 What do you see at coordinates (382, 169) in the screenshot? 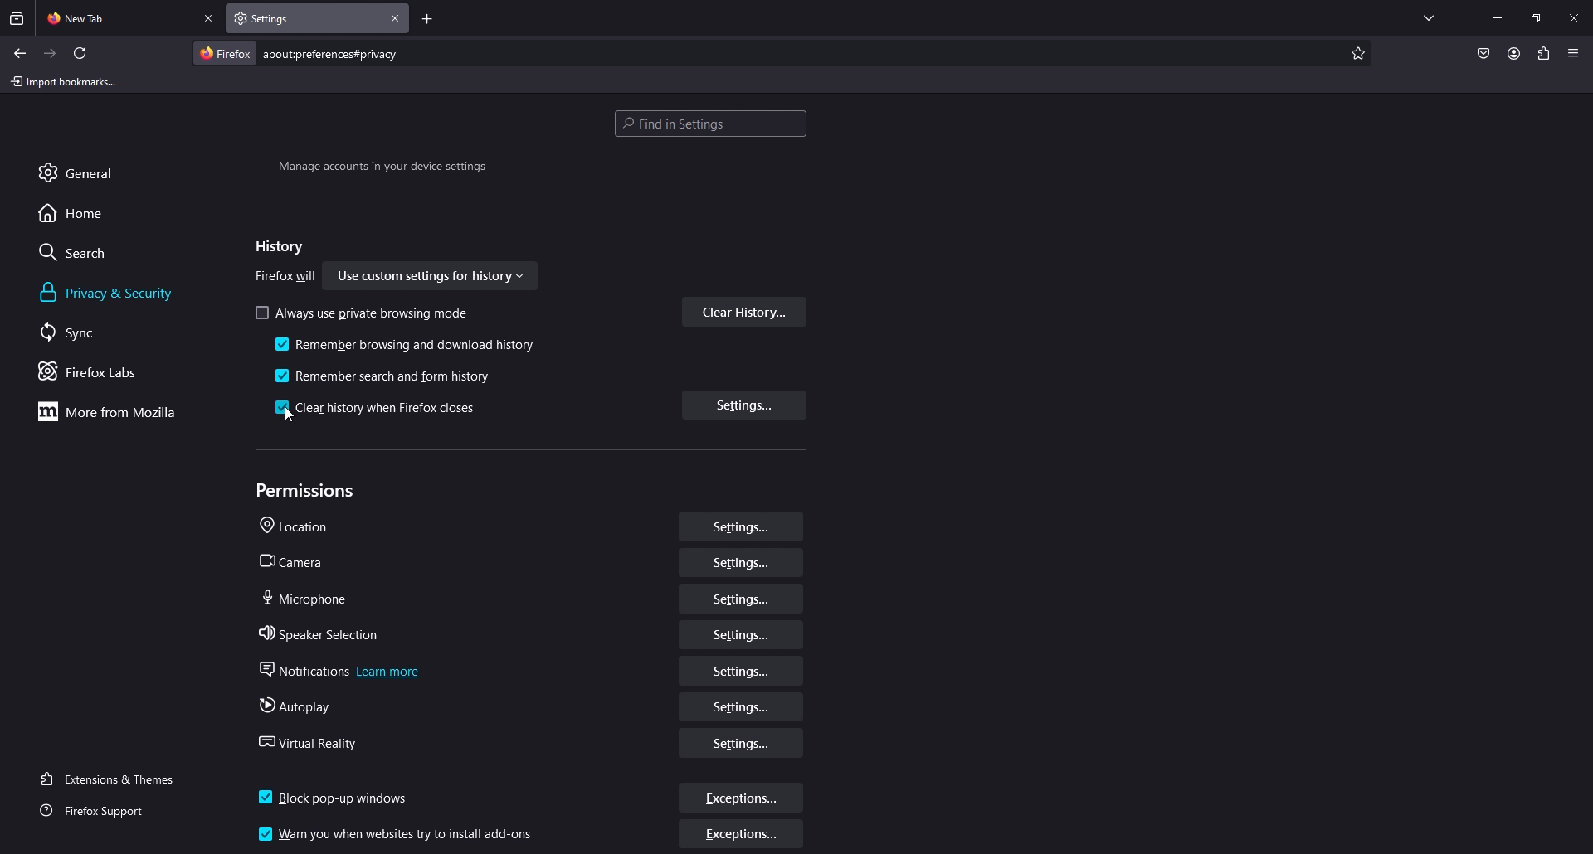
I see `Manage accounts in your device settings` at bounding box center [382, 169].